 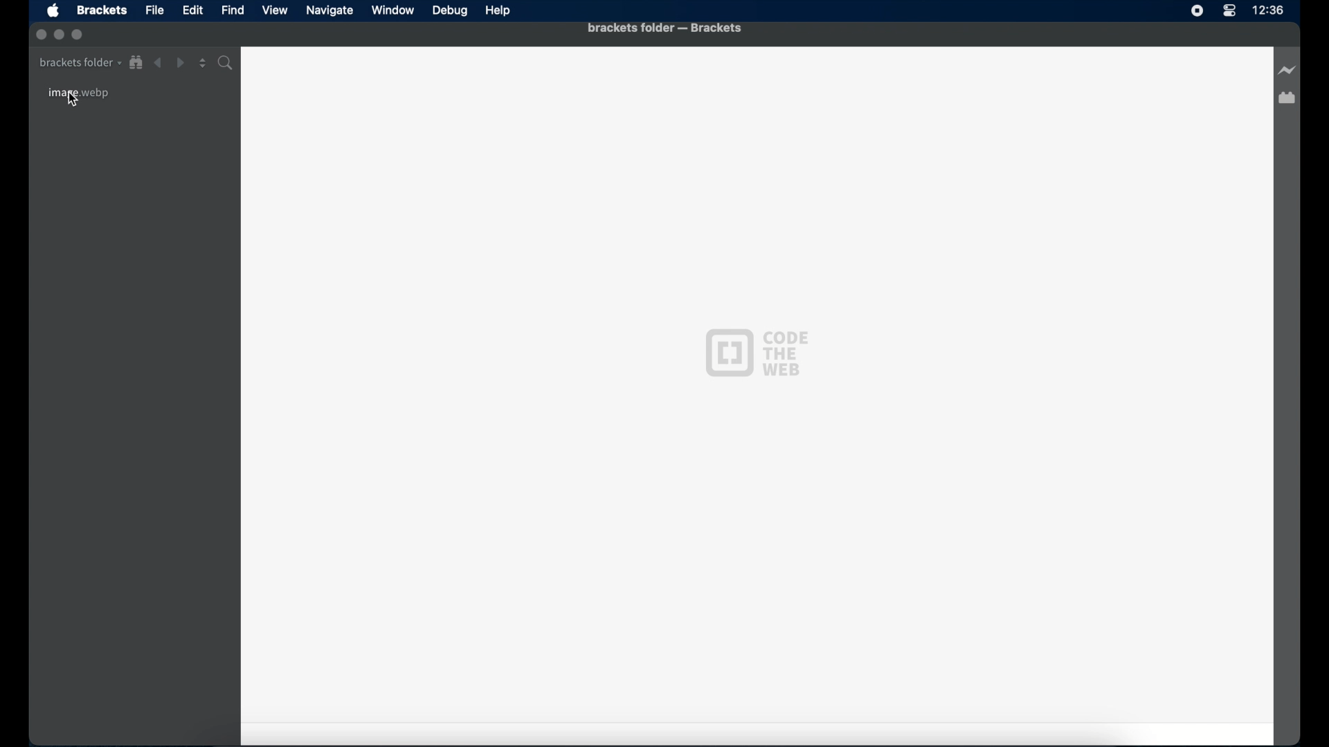 What do you see at coordinates (233, 10) in the screenshot?
I see `Find` at bounding box center [233, 10].